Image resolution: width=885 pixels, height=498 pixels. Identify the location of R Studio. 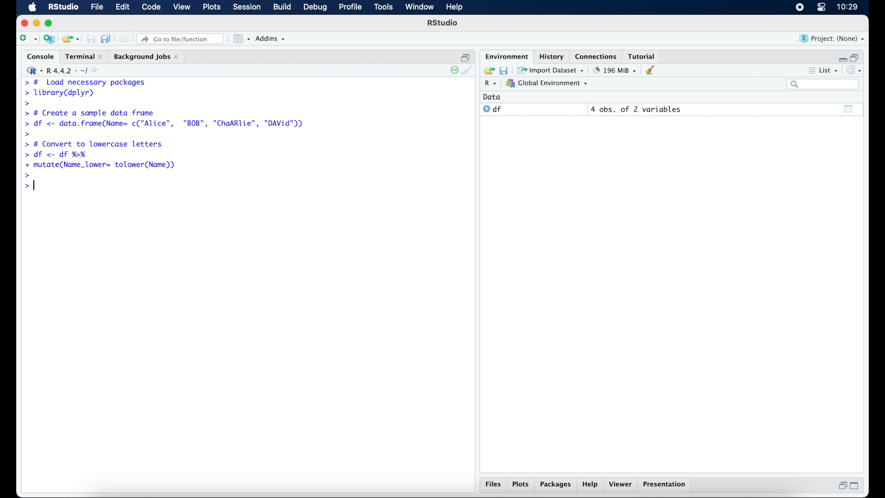
(443, 24).